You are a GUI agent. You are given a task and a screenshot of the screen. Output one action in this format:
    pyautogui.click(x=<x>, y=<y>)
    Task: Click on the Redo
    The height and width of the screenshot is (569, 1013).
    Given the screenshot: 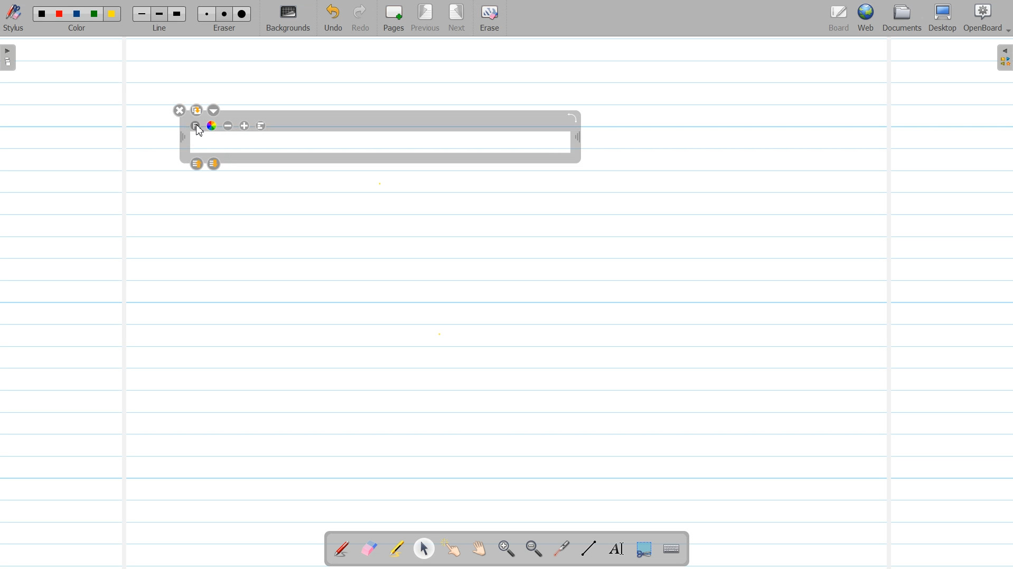 What is the action you would take?
    pyautogui.click(x=361, y=18)
    